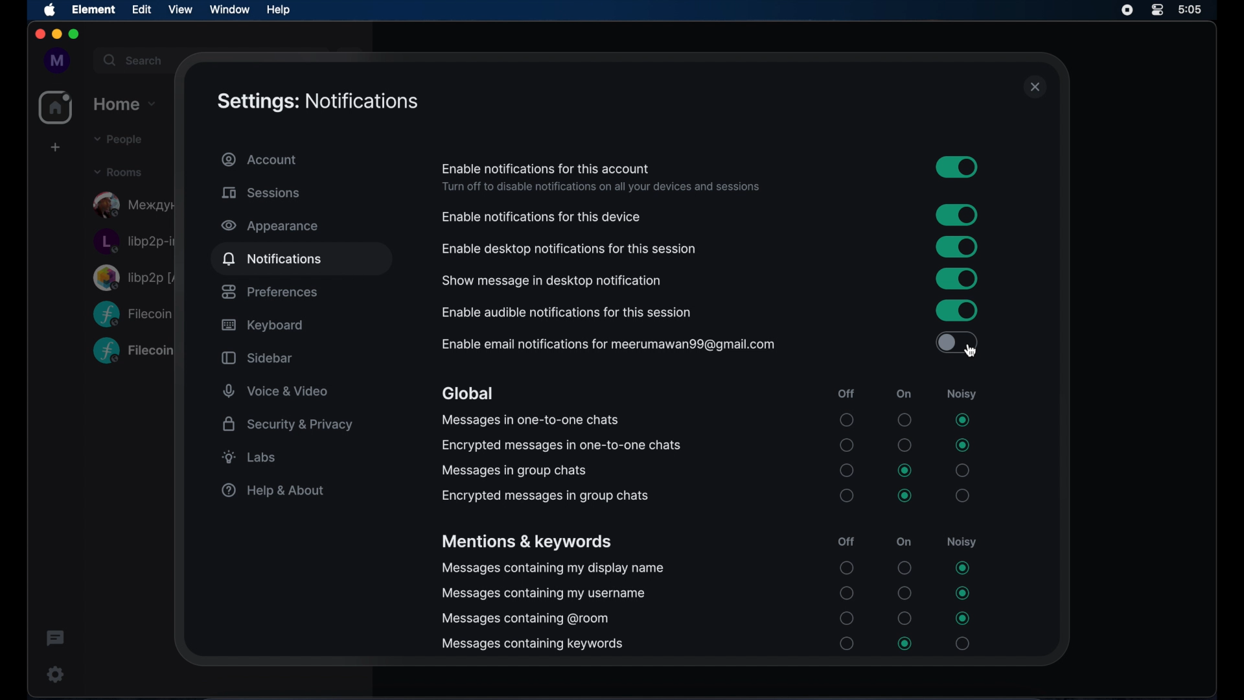 The image size is (1244, 700). Describe the element at coordinates (847, 470) in the screenshot. I see `radio button` at that location.